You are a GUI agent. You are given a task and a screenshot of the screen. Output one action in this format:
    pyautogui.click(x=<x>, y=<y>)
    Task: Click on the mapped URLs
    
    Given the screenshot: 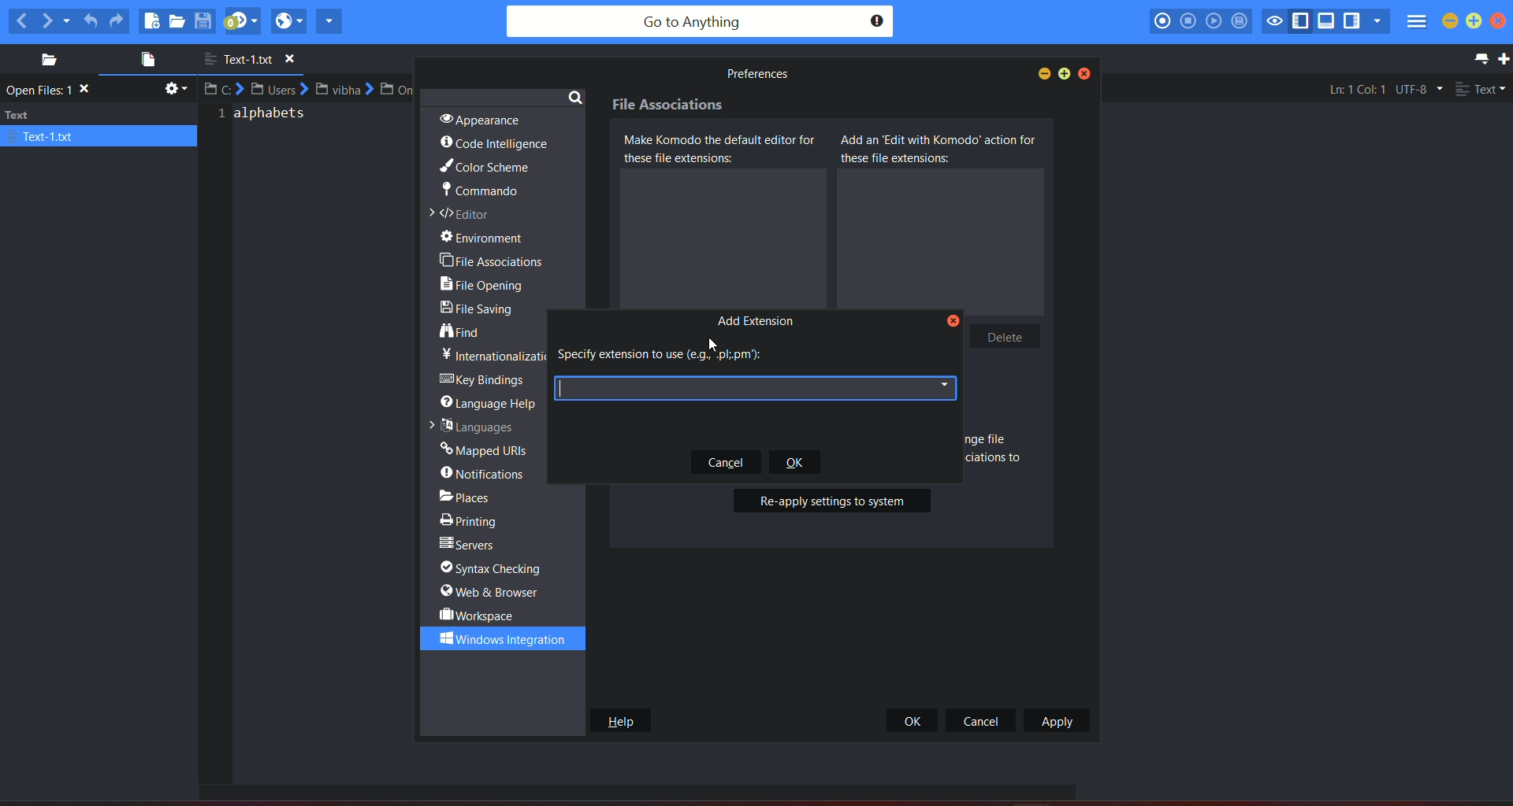 What is the action you would take?
    pyautogui.click(x=485, y=448)
    